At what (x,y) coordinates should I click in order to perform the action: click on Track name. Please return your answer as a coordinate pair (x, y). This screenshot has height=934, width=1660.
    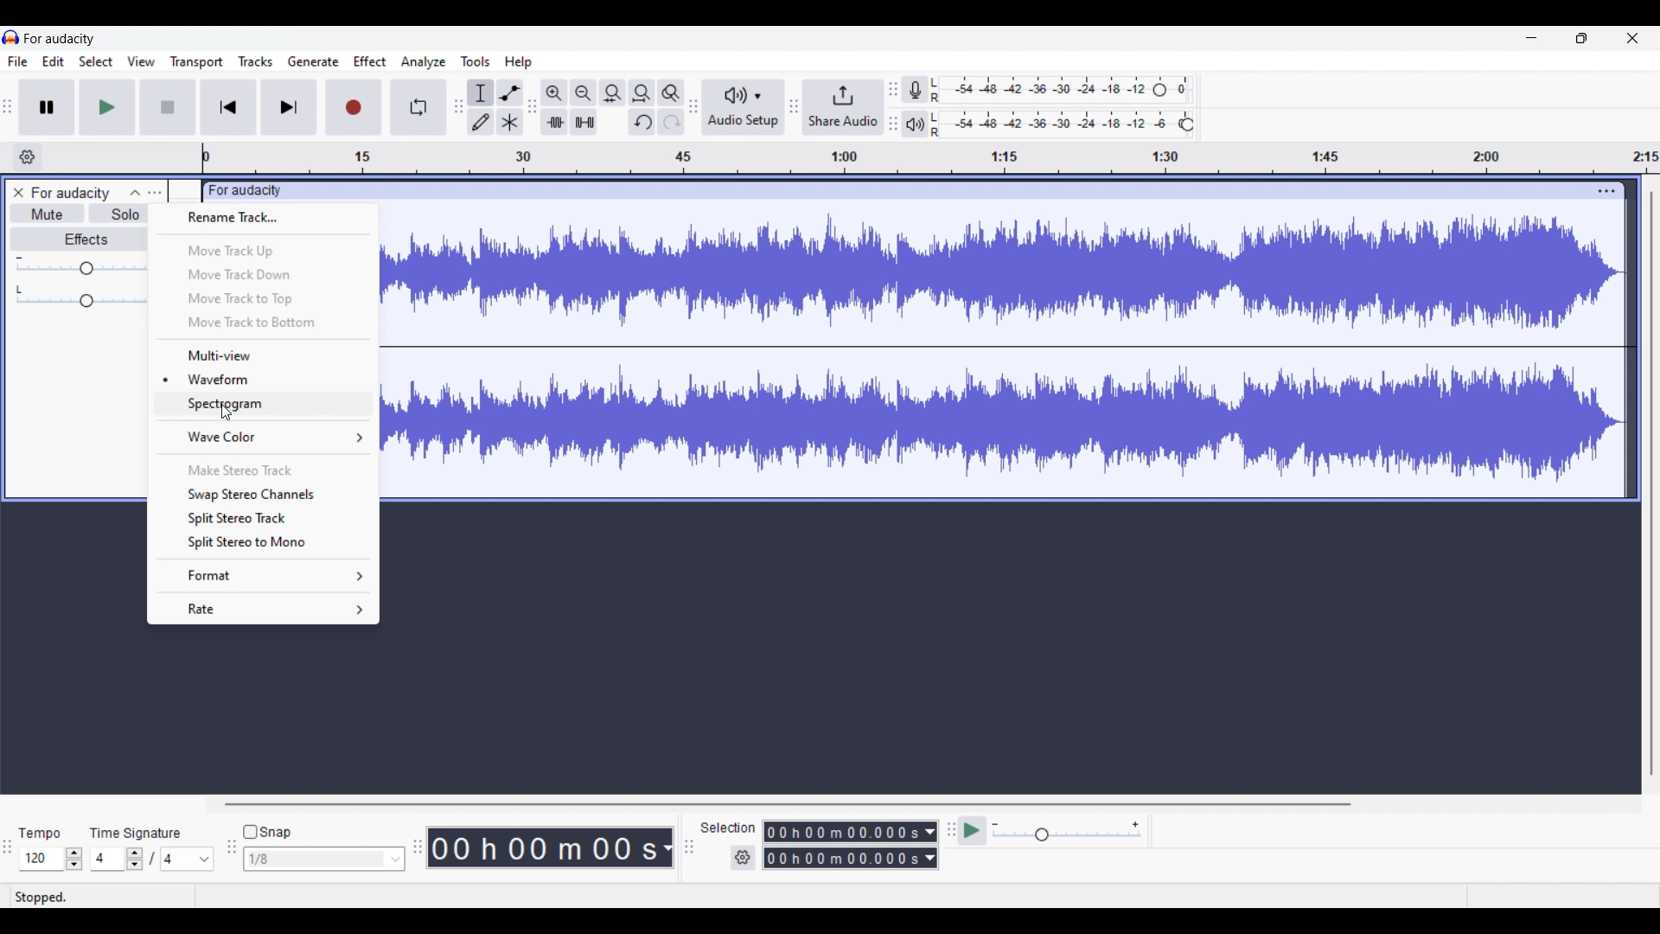
    Looking at the image, I should click on (71, 193).